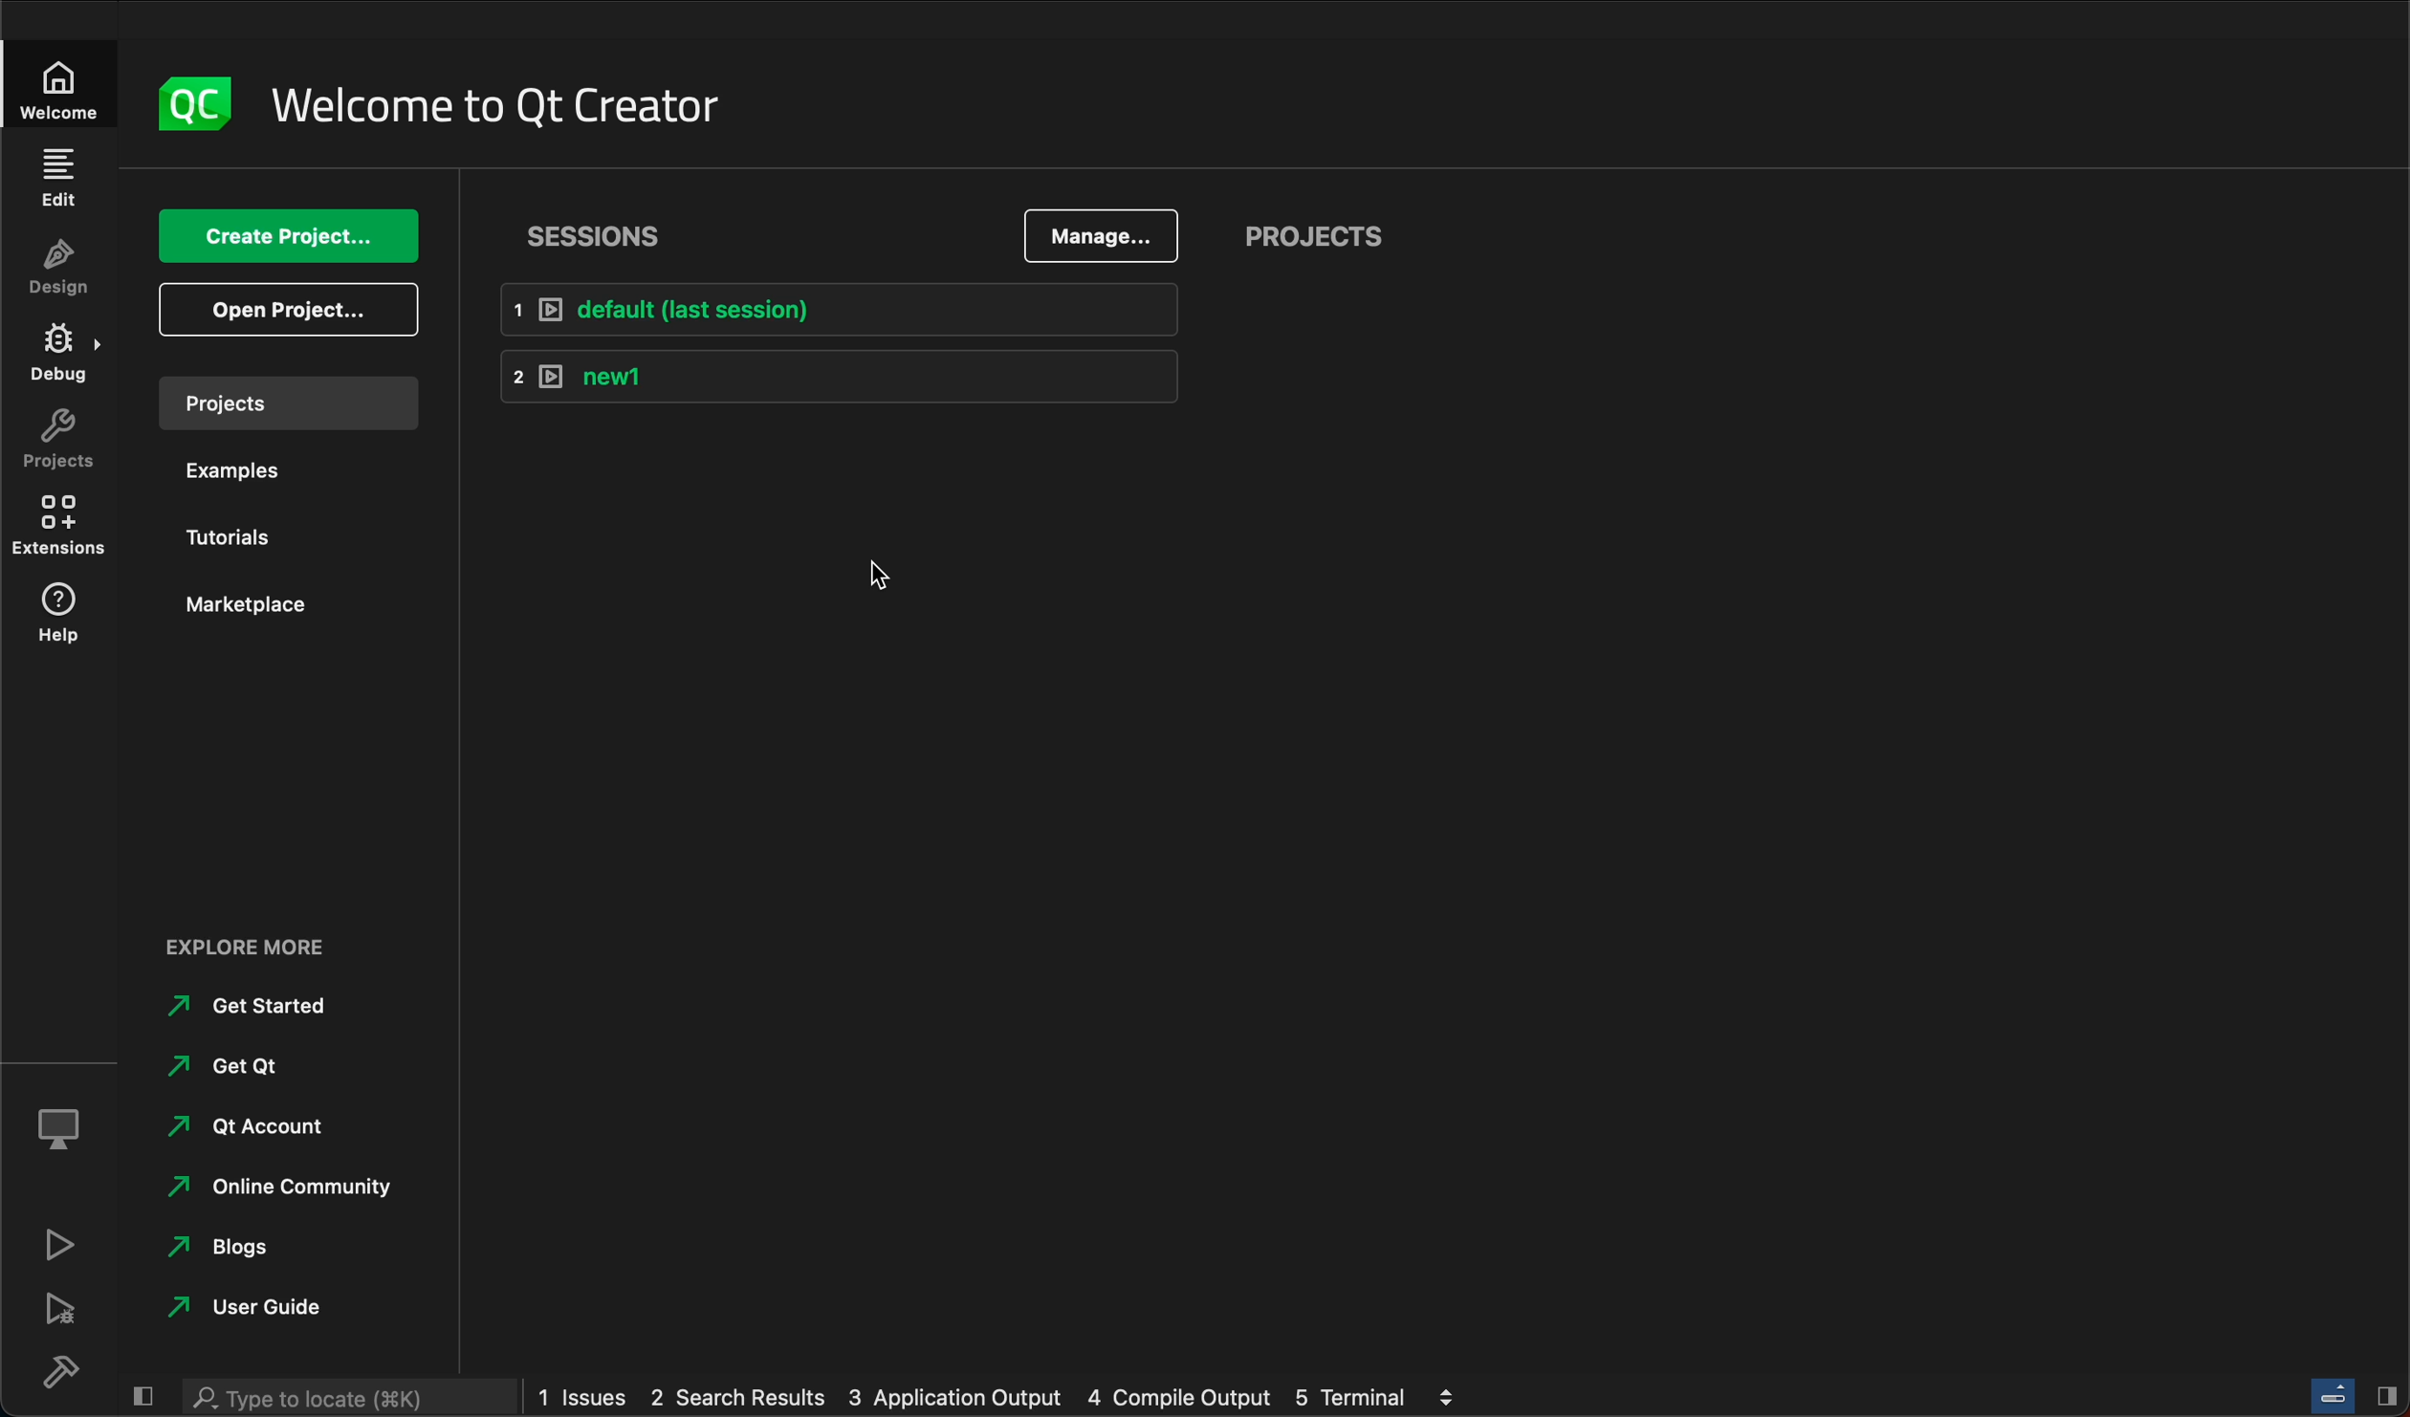  What do you see at coordinates (65, 1122) in the screenshot?
I see `debug` at bounding box center [65, 1122].